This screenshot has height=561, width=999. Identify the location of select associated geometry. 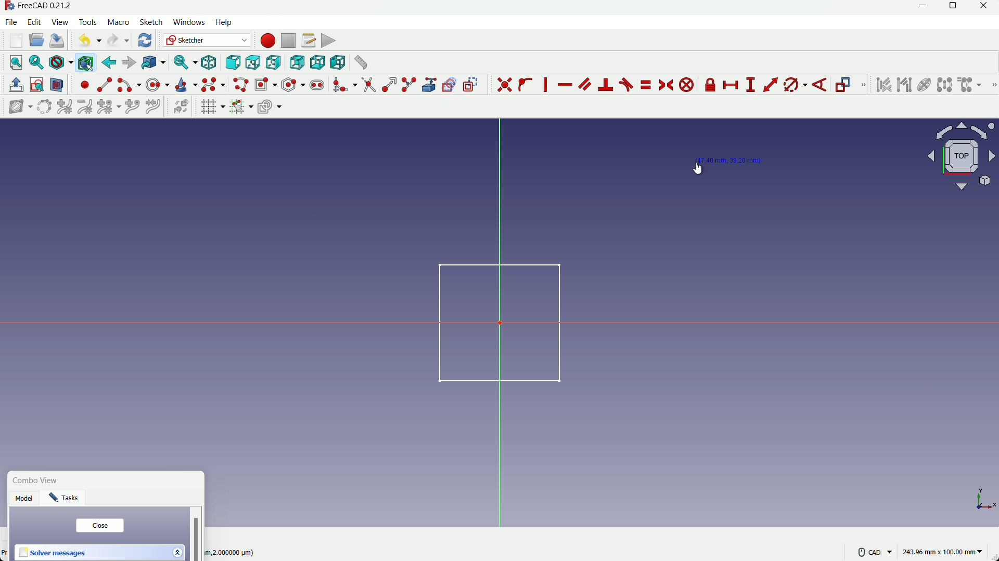
(904, 86).